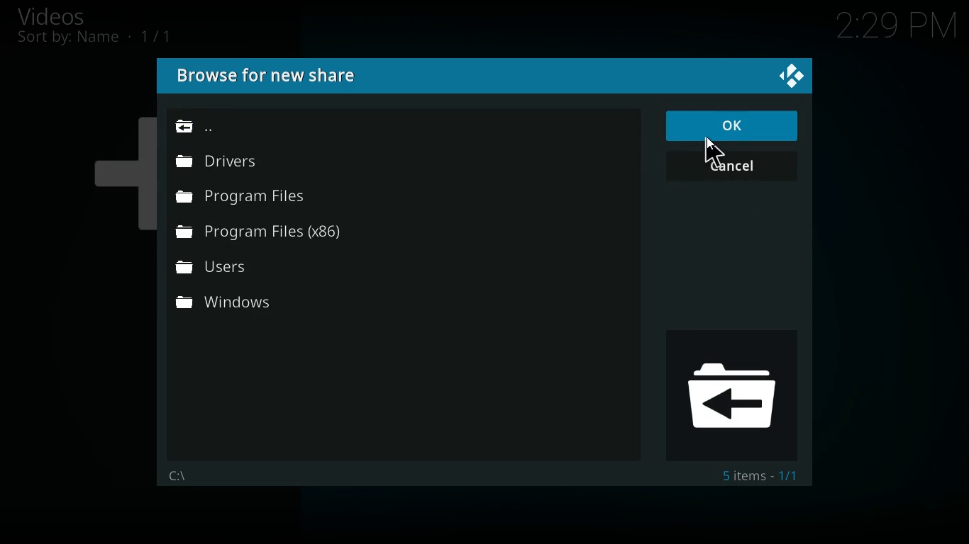 This screenshot has width=969, height=544. Describe the element at coordinates (736, 396) in the screenshot. I see `back symbol` at that location.